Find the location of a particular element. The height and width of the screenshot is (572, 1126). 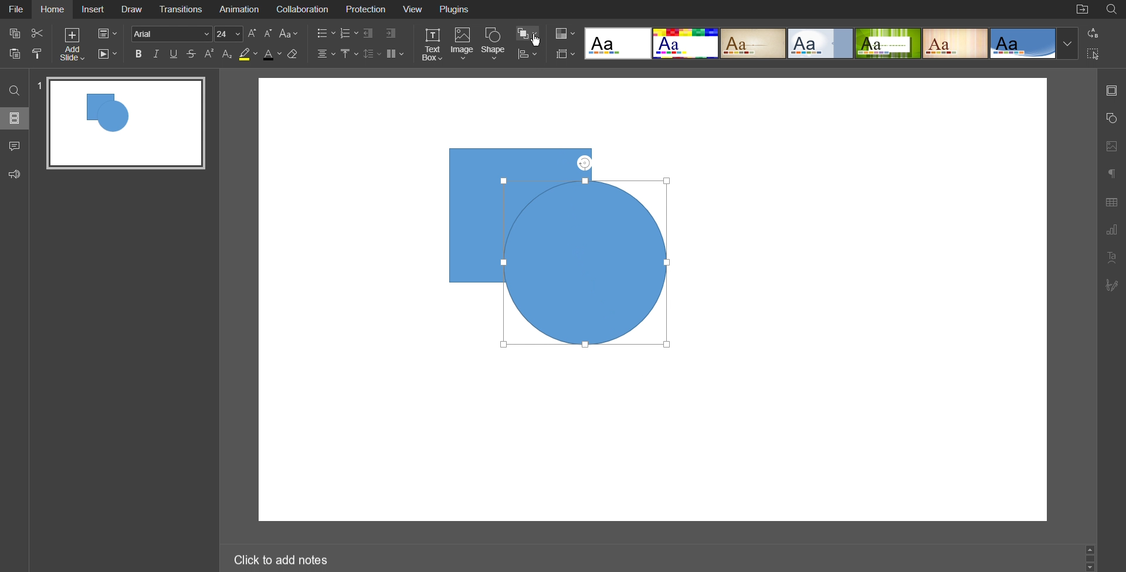

Arial is located at coordinates (172, 33).